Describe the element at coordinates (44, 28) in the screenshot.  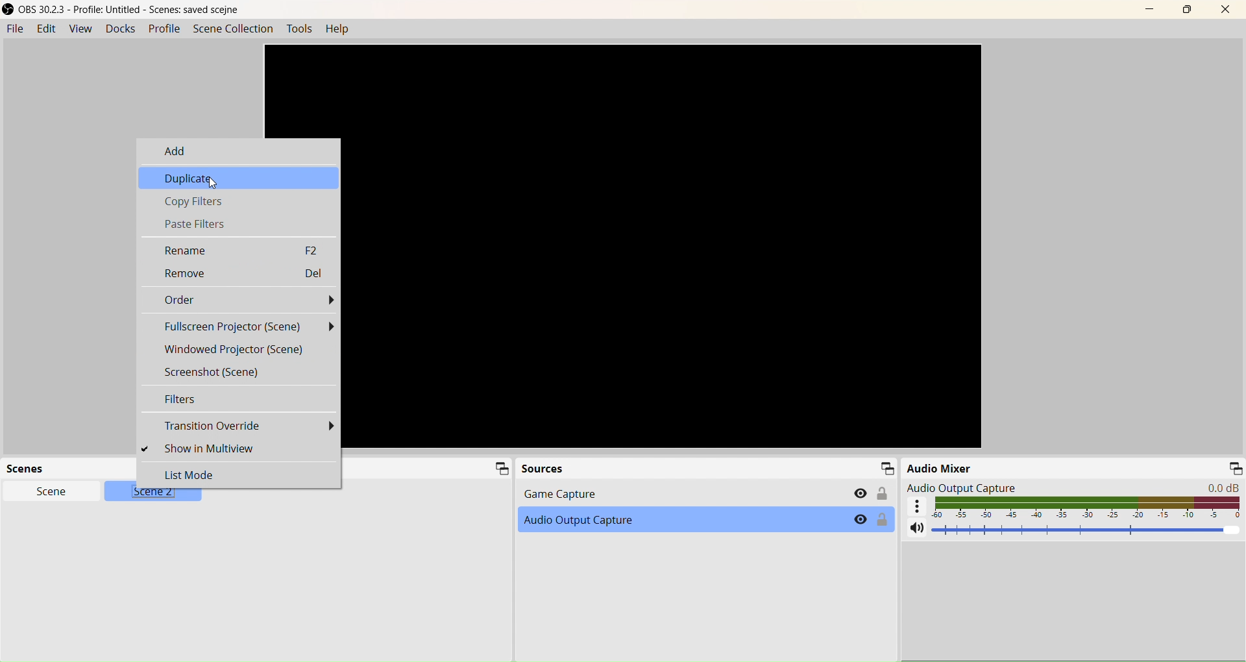
I see `Edit` at that location.